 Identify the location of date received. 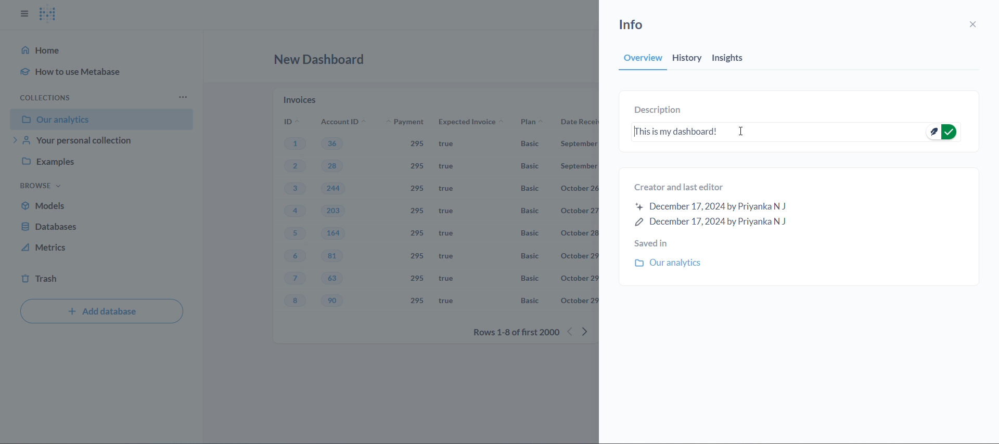
(576, 124).